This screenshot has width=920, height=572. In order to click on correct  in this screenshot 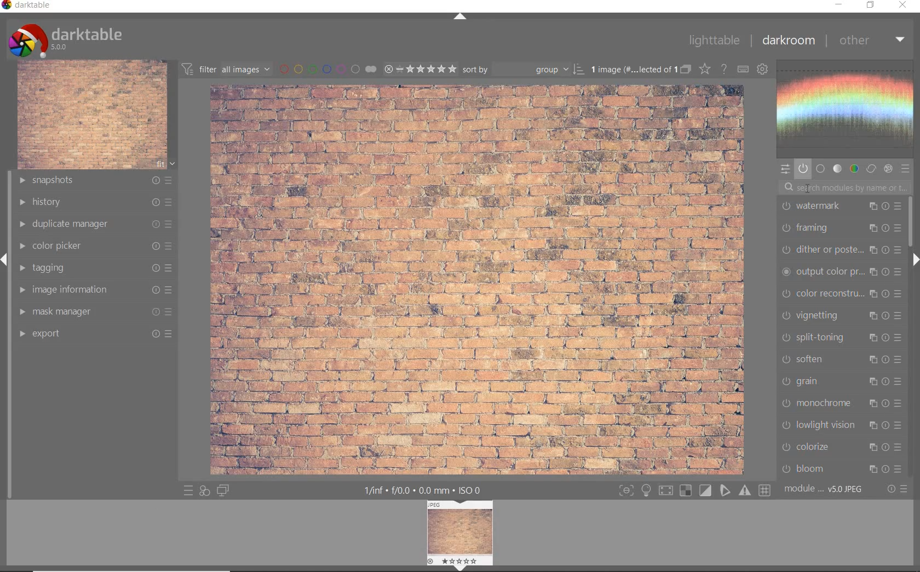, I will do `click(871, 169)`.